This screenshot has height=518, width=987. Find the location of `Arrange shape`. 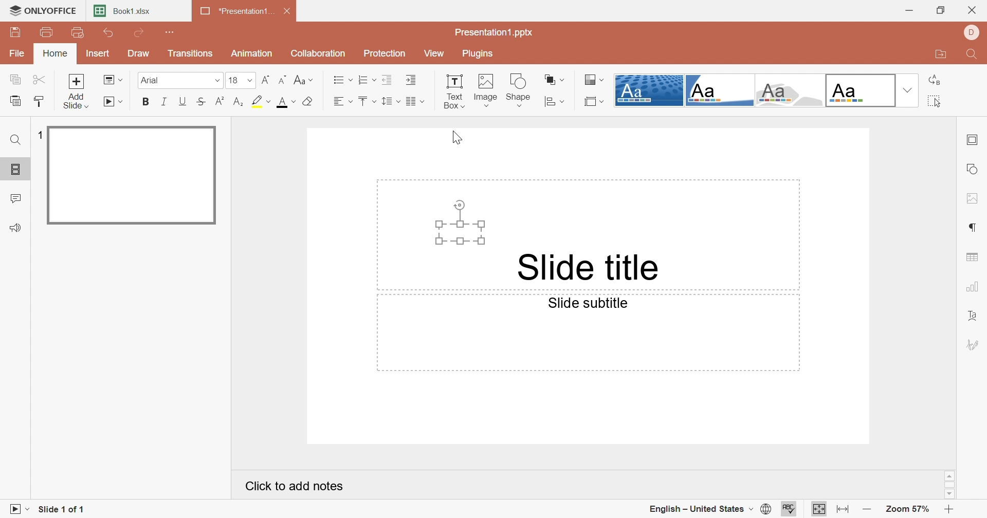

Arrange shape is located at coordinates (553, 79).